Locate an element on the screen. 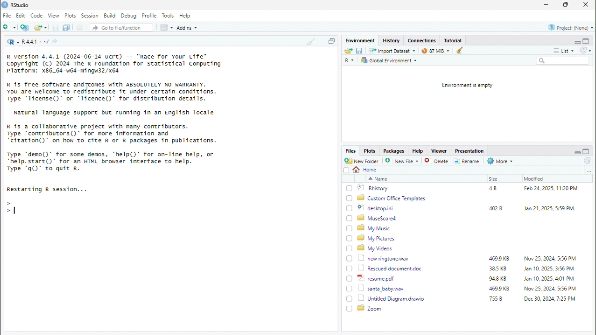 The width and height of the screenshot is (596, 335). R 4.4.1 ~/ is located at coordinates (35, 42).